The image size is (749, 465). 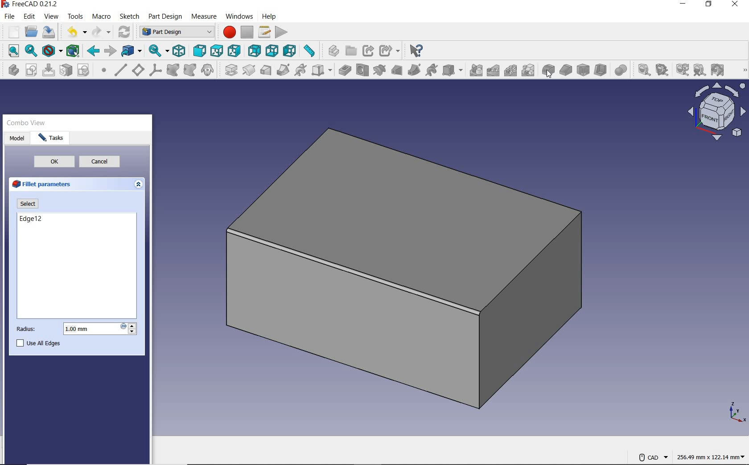 What do you see at coordinates (310, 51) in the screenshot?
I see `measure distance` at bounding box center [310, 51].